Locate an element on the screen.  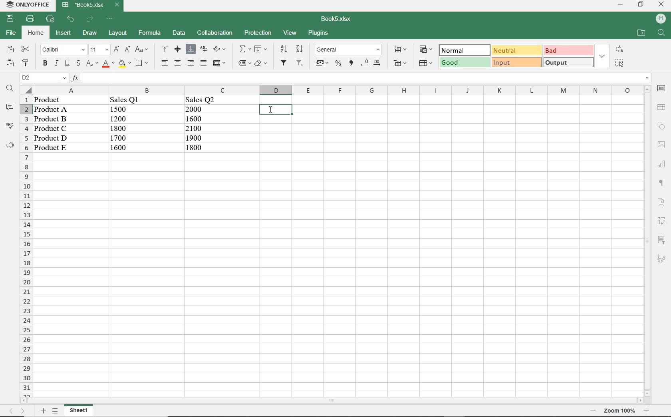
redo is located at coordinates (91, 19).